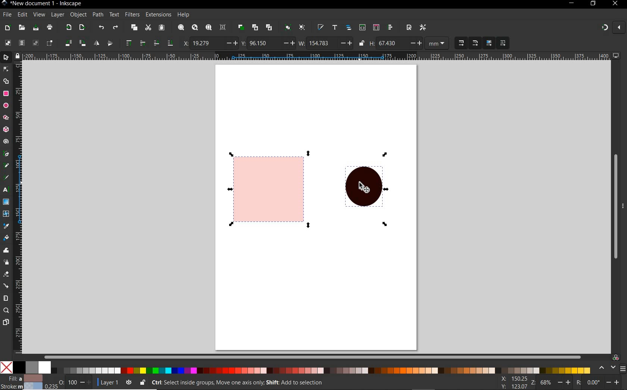  Describe the element at coordinates (78, 14) in the screenshot. I see `object` at that location.